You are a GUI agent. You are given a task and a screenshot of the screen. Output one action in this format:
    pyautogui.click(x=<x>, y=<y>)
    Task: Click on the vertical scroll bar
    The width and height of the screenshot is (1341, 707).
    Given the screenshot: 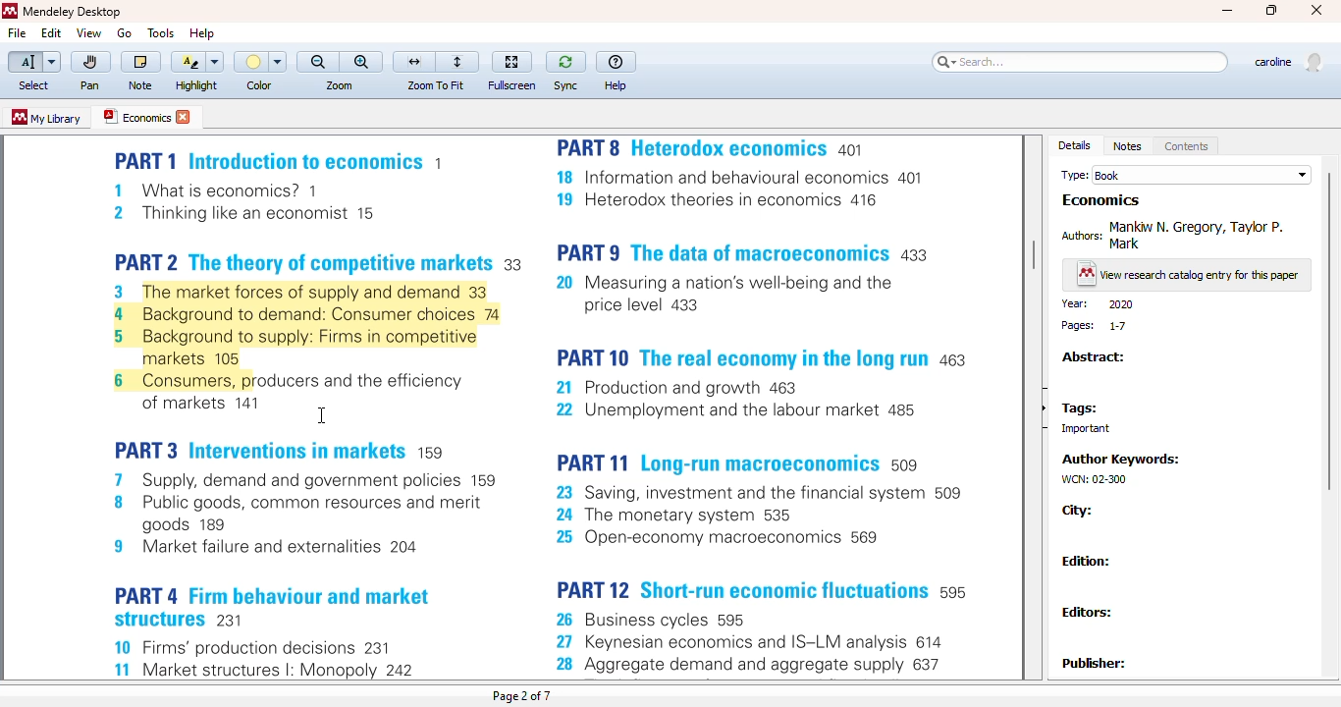 What is the action you would take?
    pyautogui.click(x=1034, y=256)
    